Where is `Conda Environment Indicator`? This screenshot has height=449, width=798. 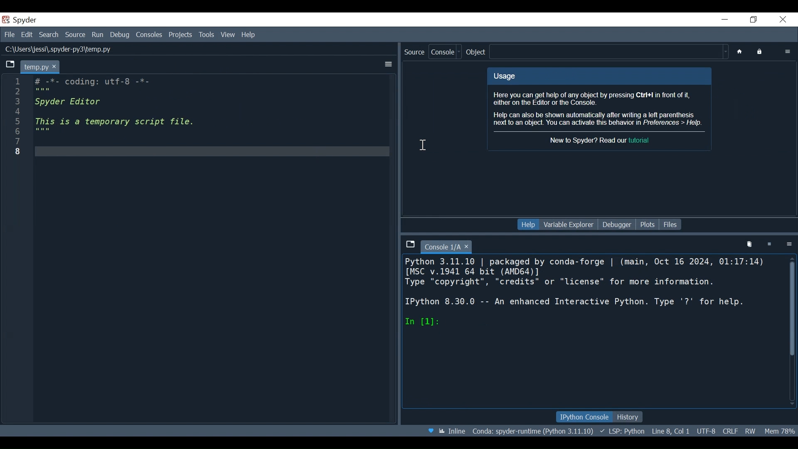 Conda Environment Indicator is located at coordinates (532, 431).